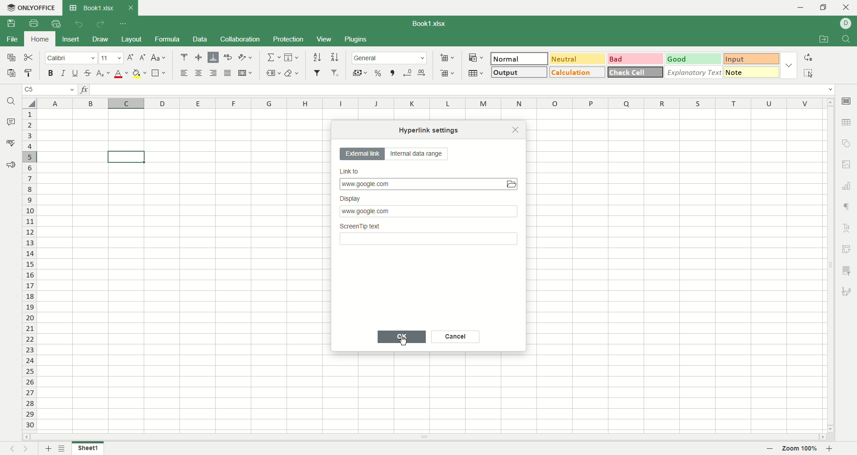 This screenshot has width=857, height=455. Describe the element at coordinates (10, 143) in the screenshot. I see `spell check` at that location.